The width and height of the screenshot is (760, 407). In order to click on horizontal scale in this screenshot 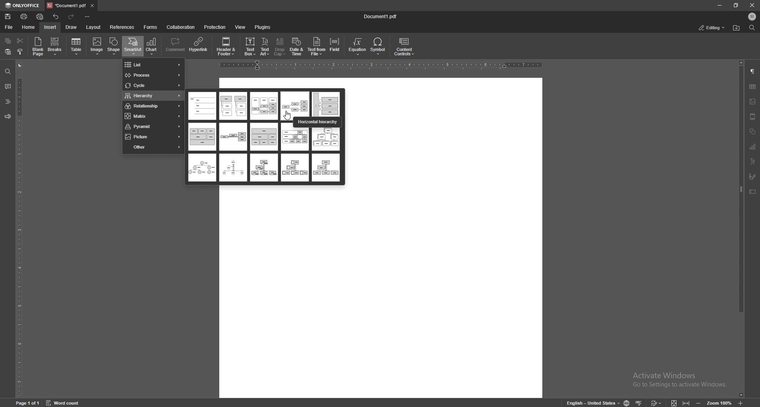, I will do `click(379, 66)`.